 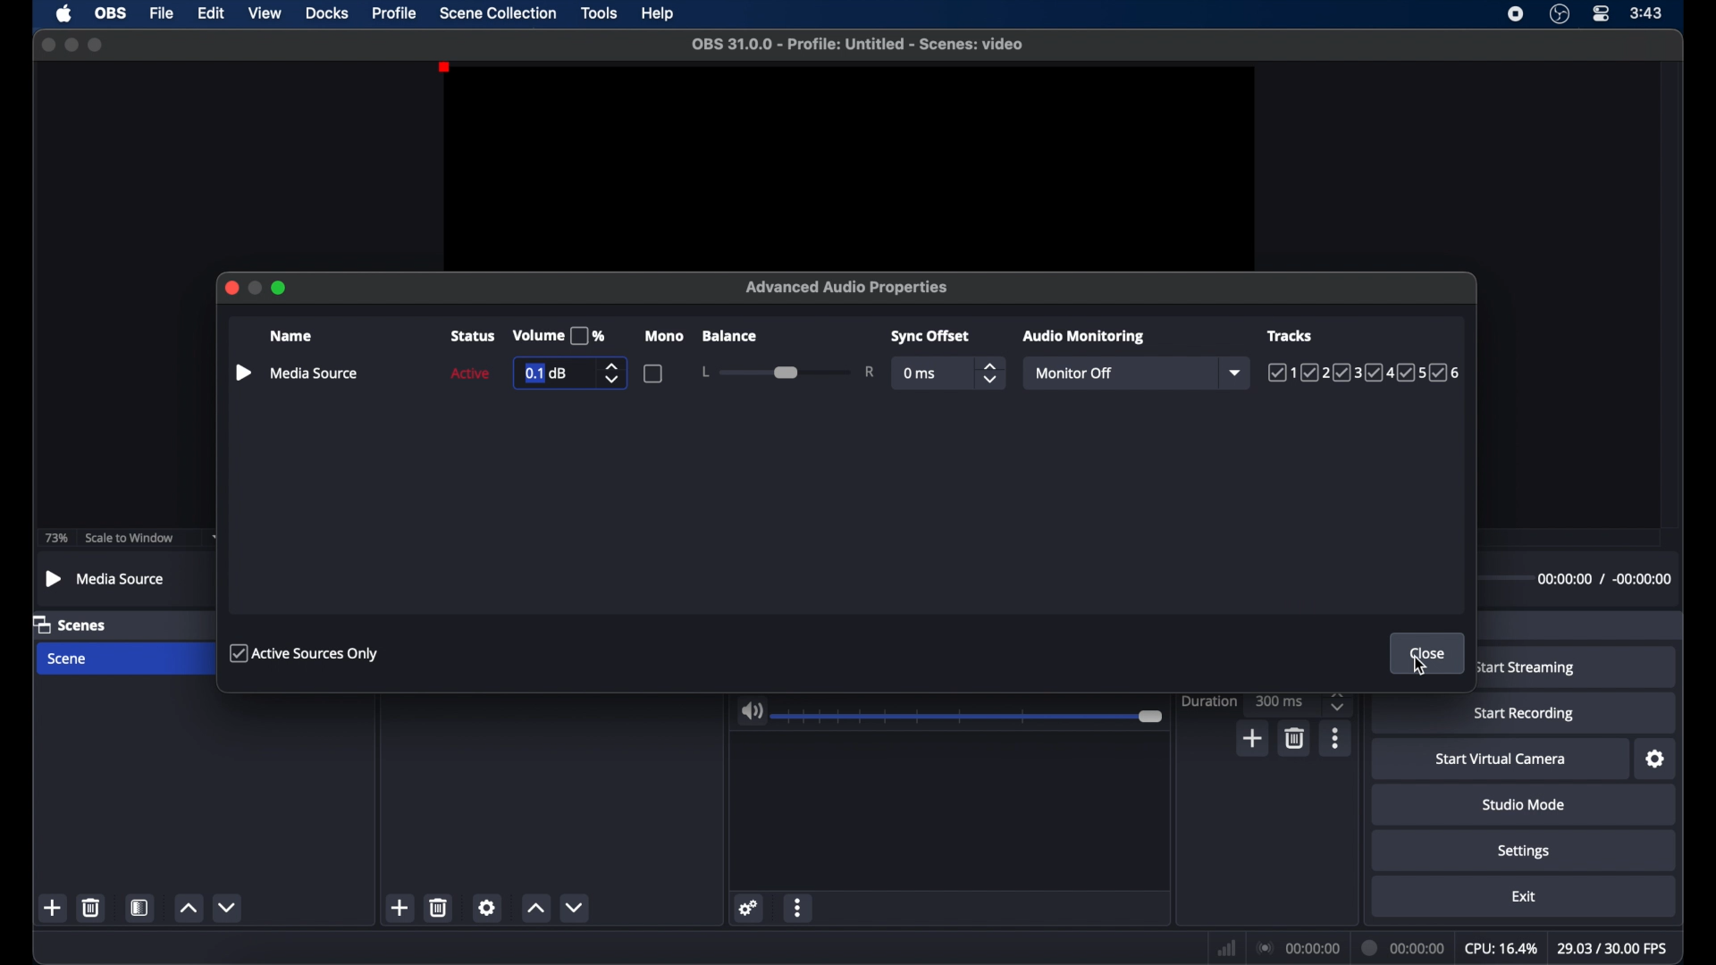 What do you see at coordinates (1600, 13) in the screenshot?
I see `control center` at bounding box center [1600, 13].